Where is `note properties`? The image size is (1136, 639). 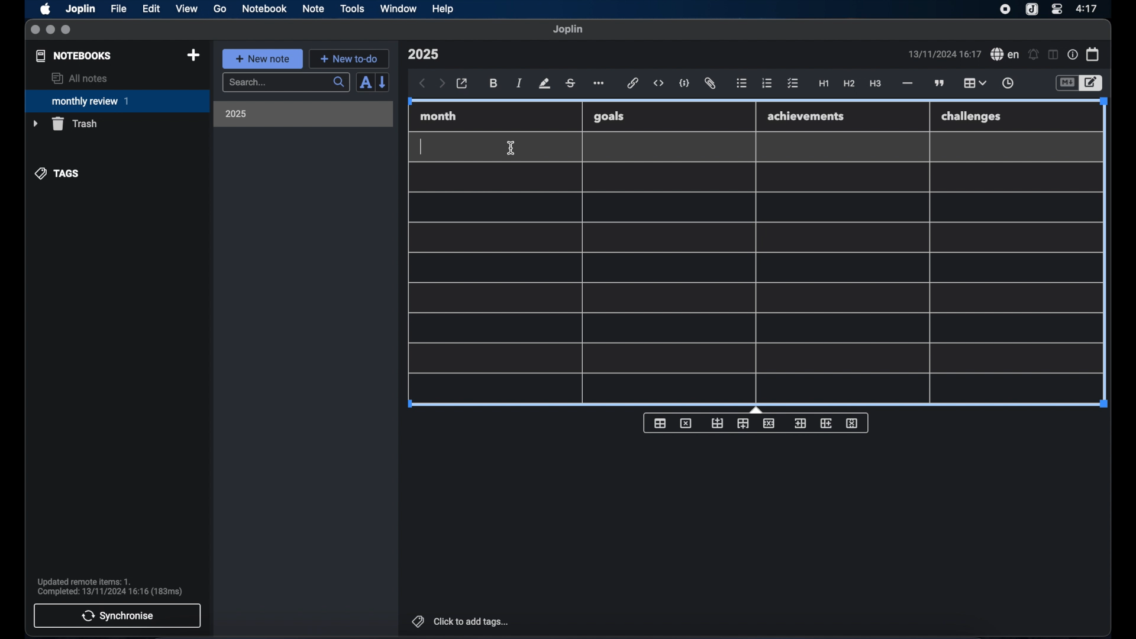 note properties is located at coordinates (1073, 55).